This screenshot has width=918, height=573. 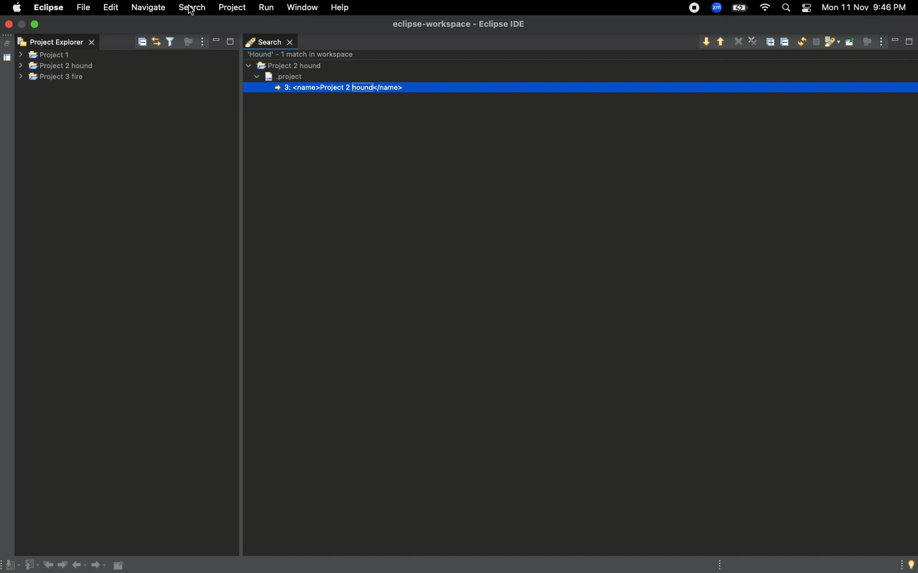 I want to click on Hound - 1 match in workspace, so click(x=303, y=53).